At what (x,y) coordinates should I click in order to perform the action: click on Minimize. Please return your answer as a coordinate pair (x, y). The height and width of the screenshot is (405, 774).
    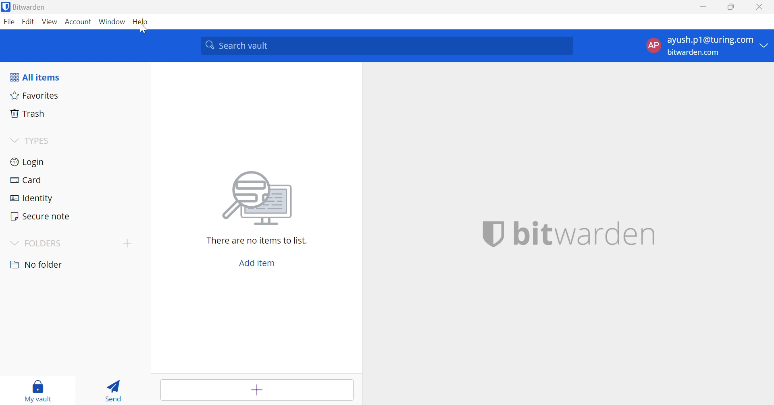
    Looking at the image, I should click on (702, 8).